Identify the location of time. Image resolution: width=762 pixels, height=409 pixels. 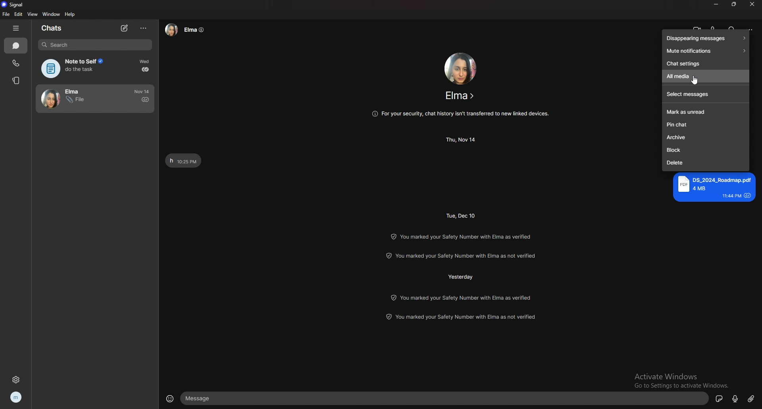
(462, 140).